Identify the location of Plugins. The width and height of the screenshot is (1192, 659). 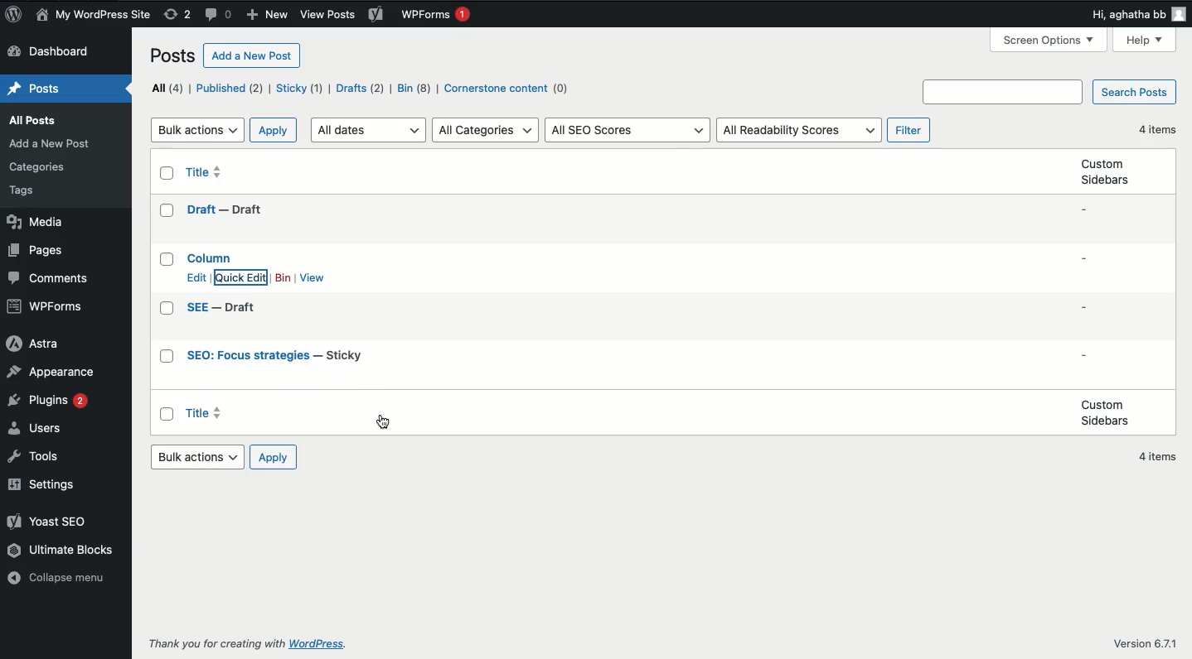
(49, 404).